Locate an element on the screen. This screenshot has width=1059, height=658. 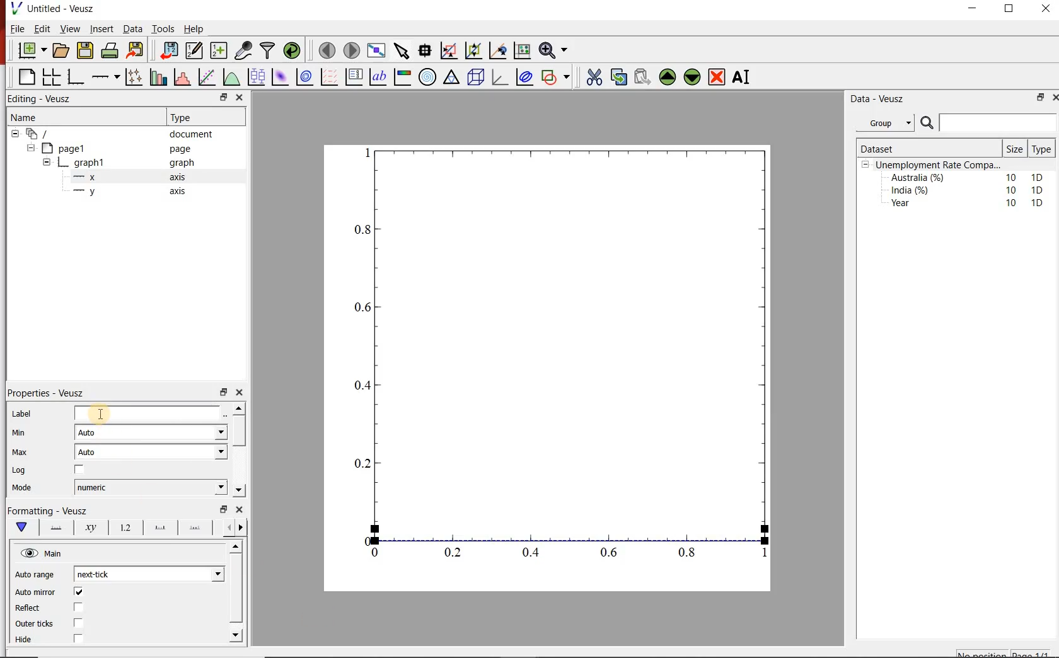
Formatting - Veusz is located at coordinates (47, 509).